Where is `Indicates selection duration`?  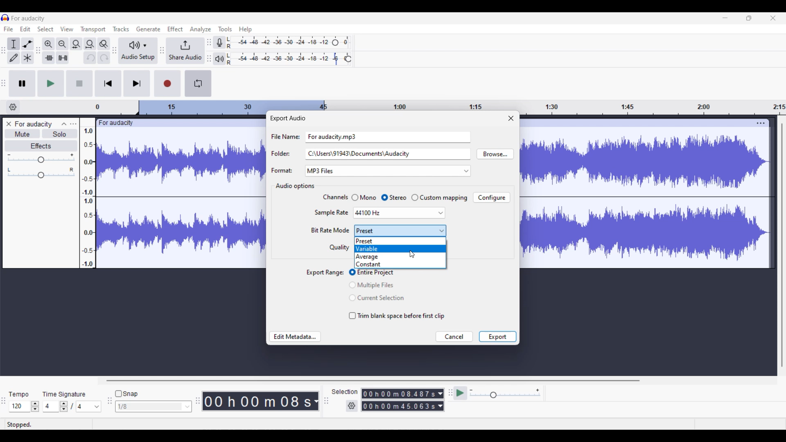
Indicates selection duration is located at coordinates (345, 392).